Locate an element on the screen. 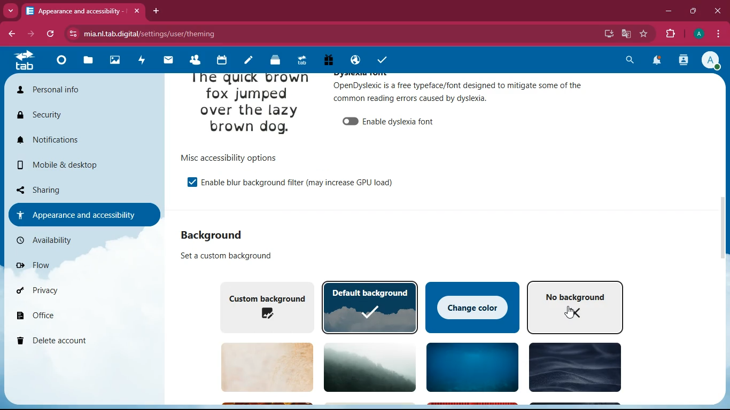  menu is located at coordinates (718, 33).